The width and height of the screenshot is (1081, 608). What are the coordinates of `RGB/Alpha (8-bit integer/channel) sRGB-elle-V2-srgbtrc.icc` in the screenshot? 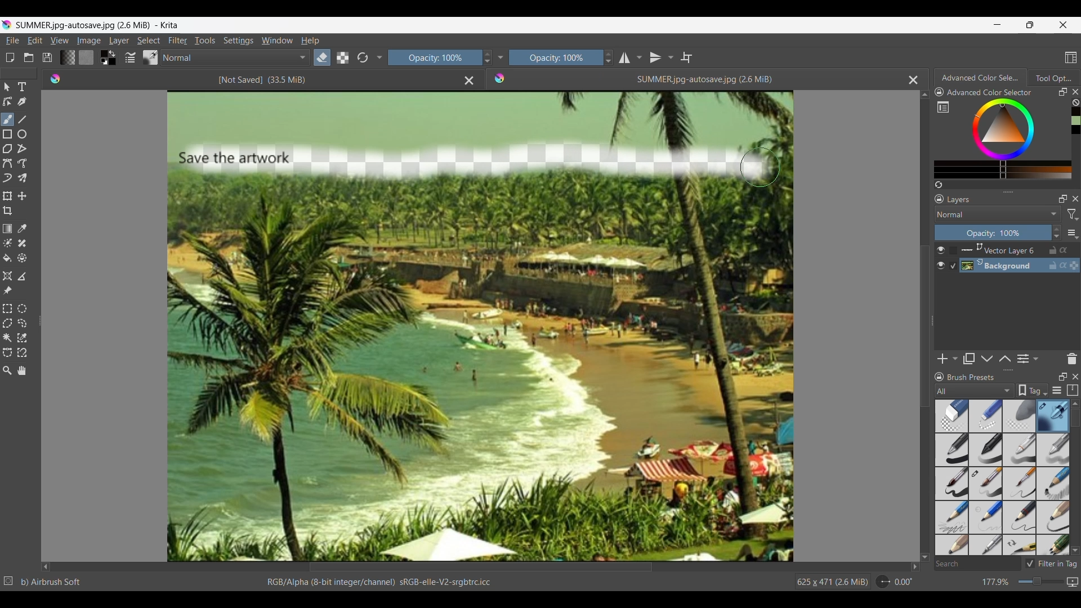 It's located at (377, 583).